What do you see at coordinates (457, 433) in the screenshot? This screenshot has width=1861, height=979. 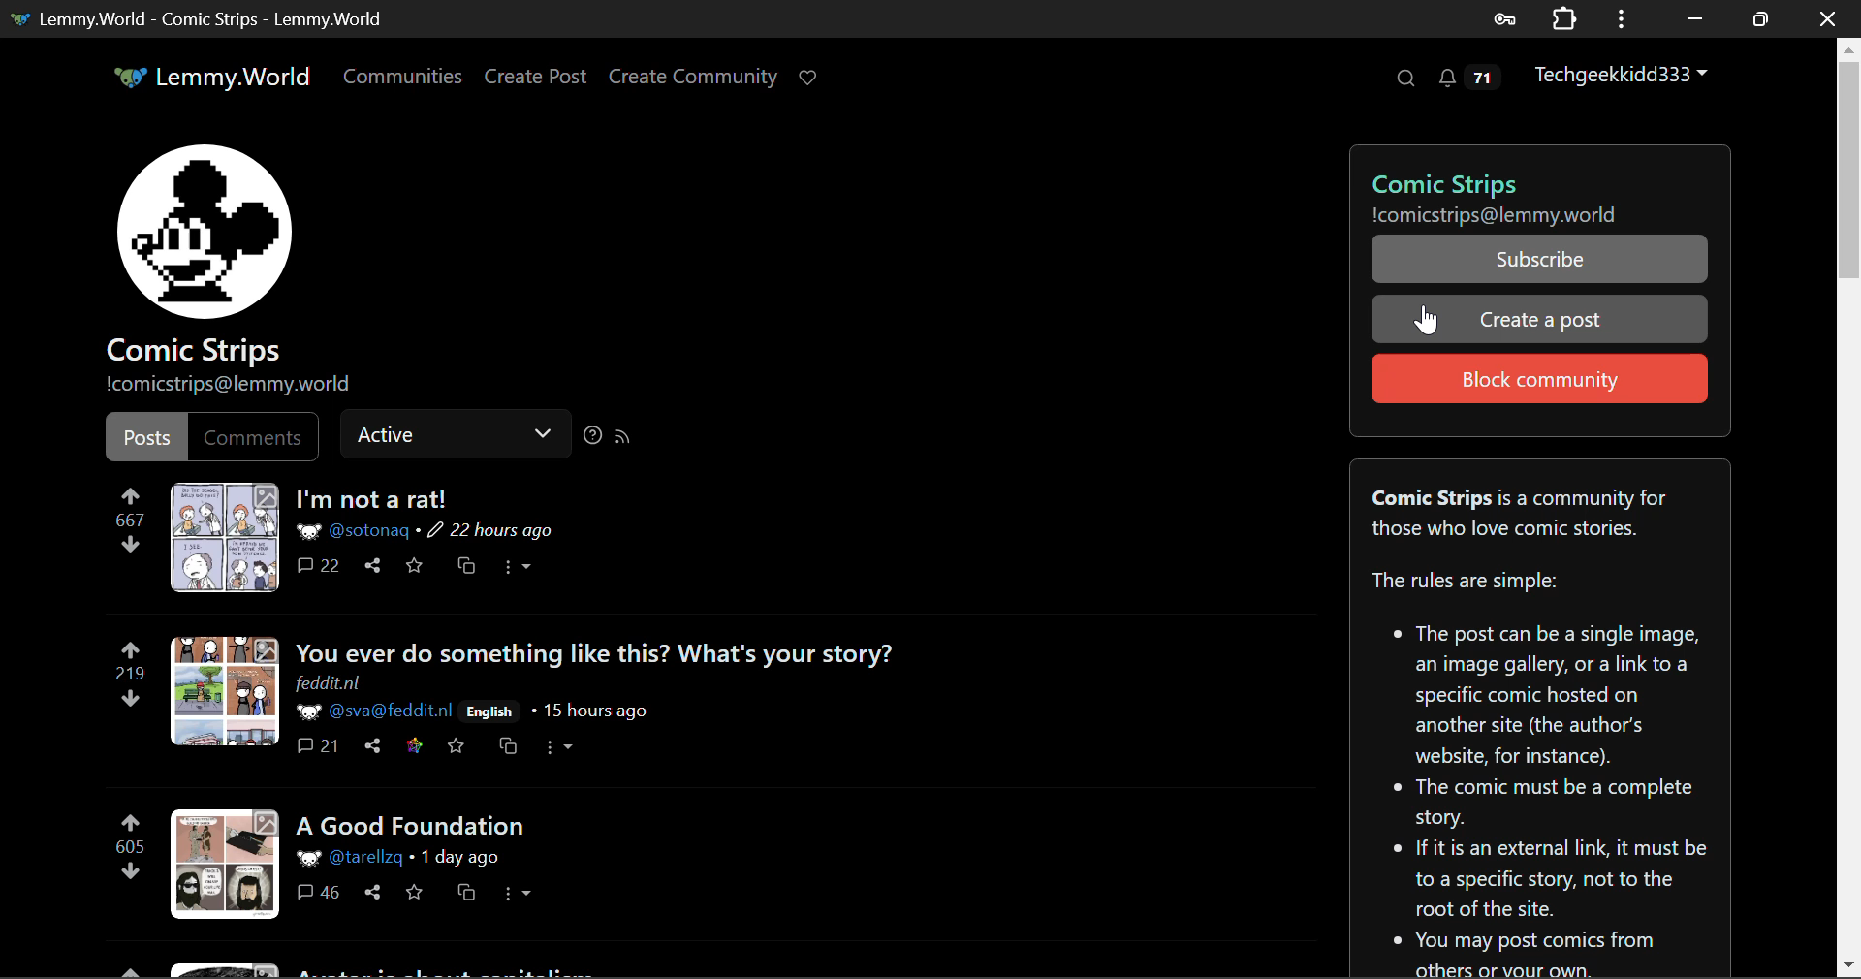 I see `Active` at bounding box center [457, 433].